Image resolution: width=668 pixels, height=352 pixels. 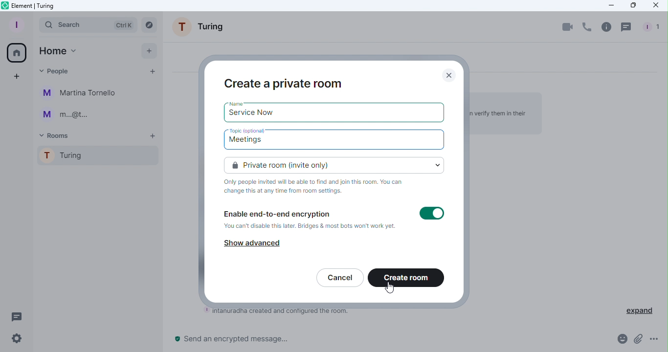 What do you see at coordinates (241, 103) in the screenshot?
I see `Name` at bounding box center [241, 103].